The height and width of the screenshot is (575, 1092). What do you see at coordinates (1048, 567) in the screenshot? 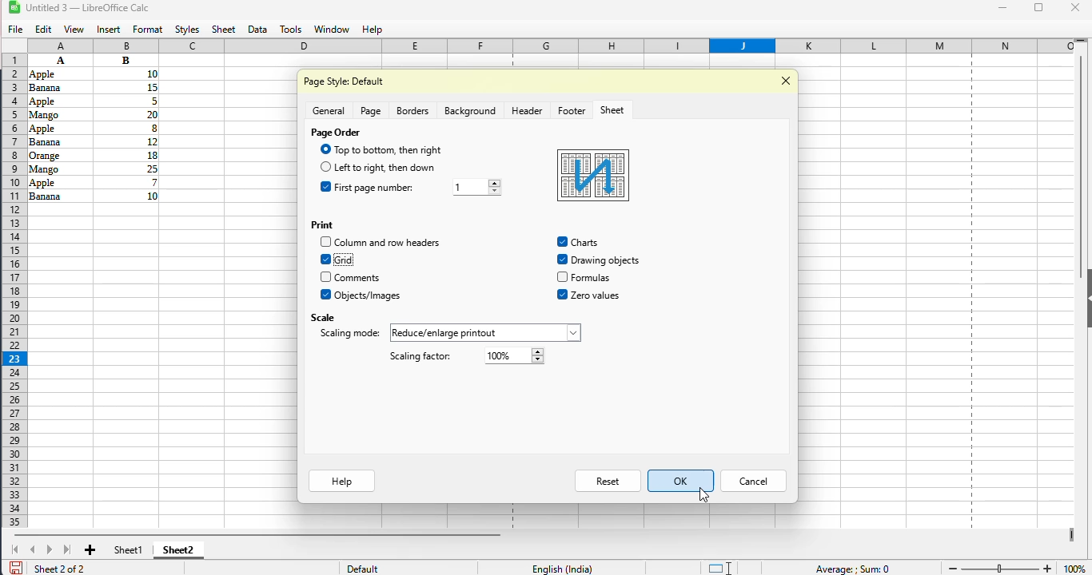
I see `zoom in` at bounding box center [1048, 567].